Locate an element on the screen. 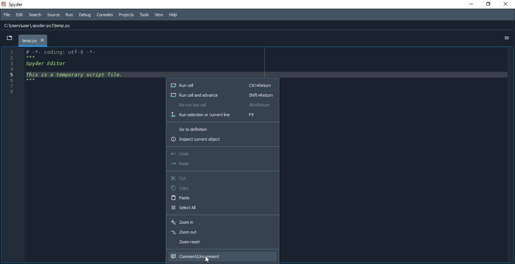  Projects is located at coordinates (126, 15).